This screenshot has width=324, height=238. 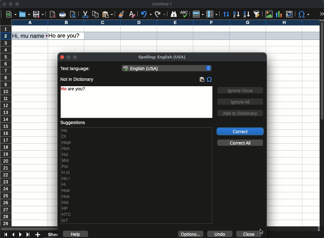 I want to click on Poi, so click(x=65, y=166).